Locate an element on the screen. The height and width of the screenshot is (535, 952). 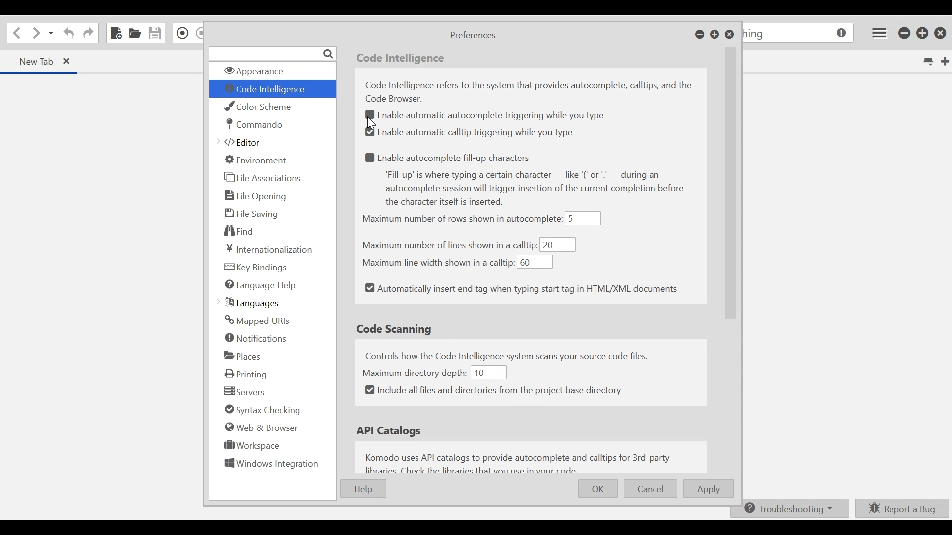
Places is located at coordinates (243, 356).